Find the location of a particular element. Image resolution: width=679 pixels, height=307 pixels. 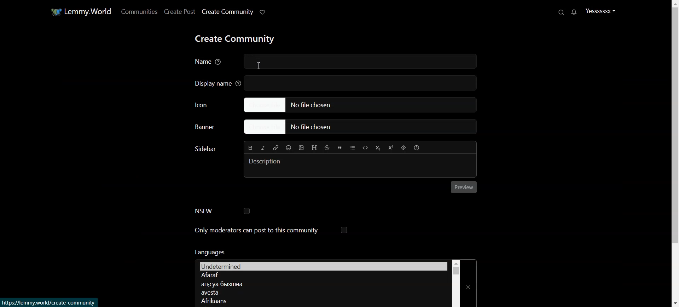

Code is located at coordinates (365, 147).